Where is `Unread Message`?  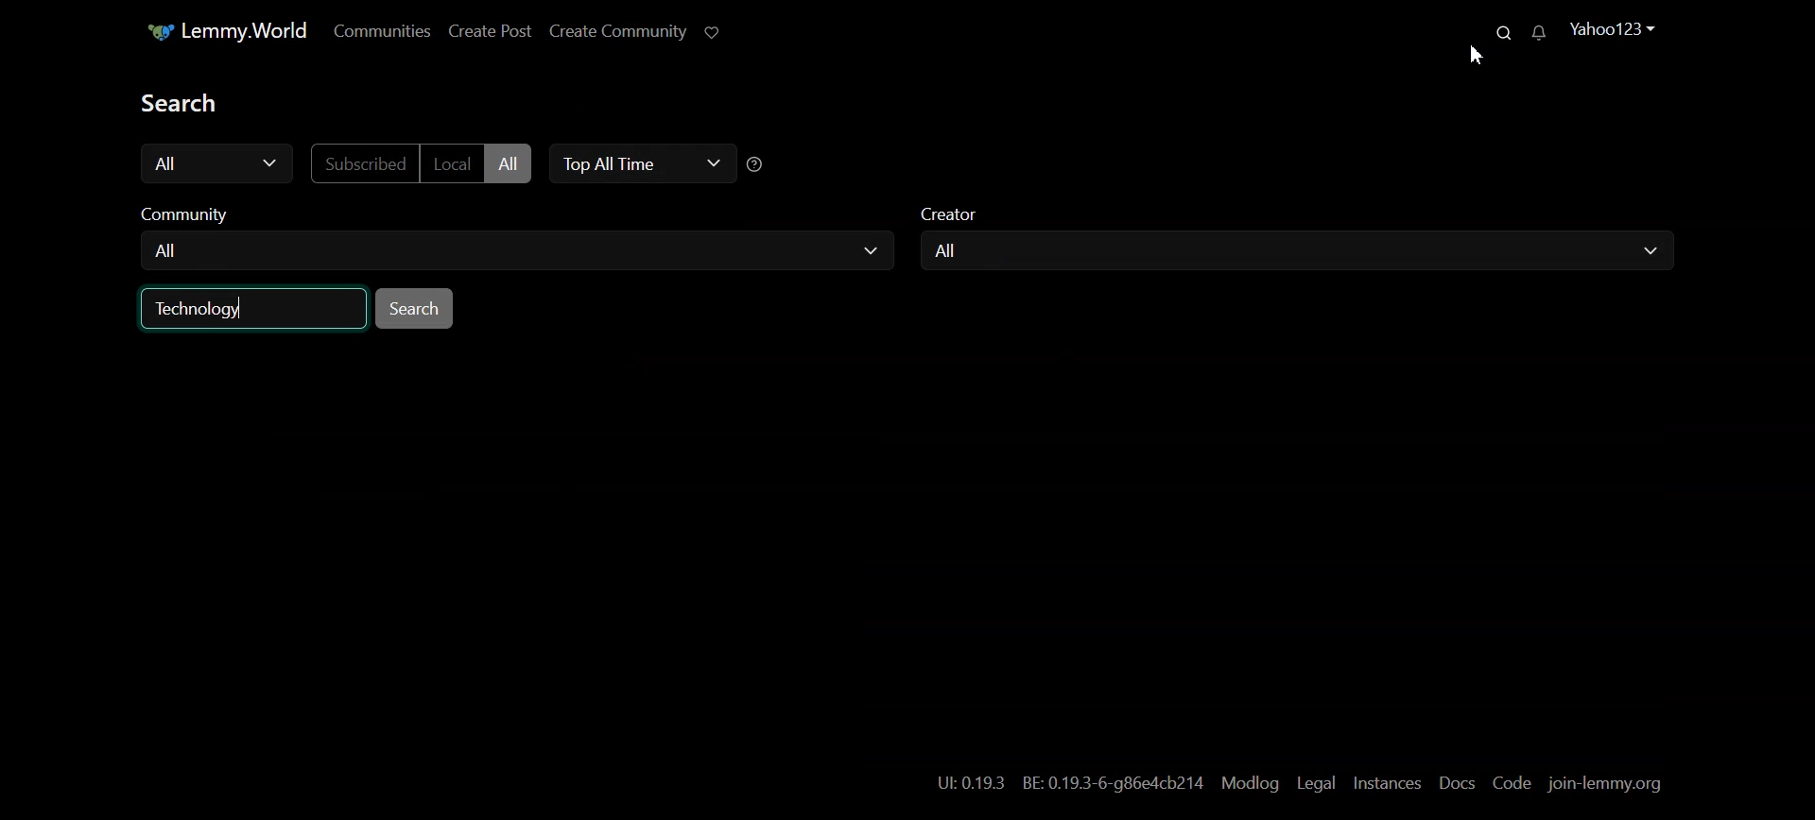
Unread Message is located at coordinates (1543, 33).